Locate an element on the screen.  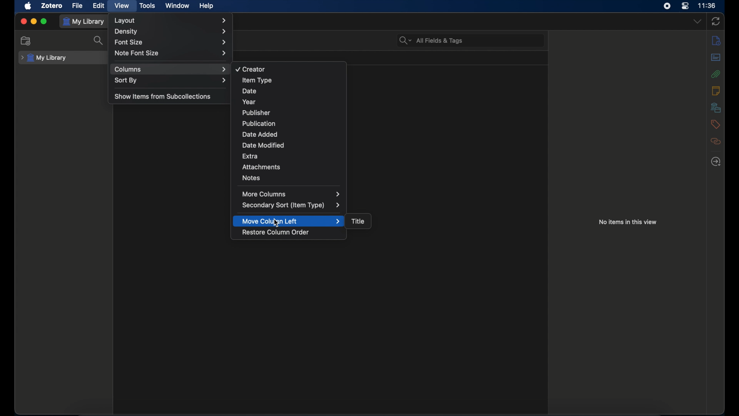
close is located at coordinates (23, 21).